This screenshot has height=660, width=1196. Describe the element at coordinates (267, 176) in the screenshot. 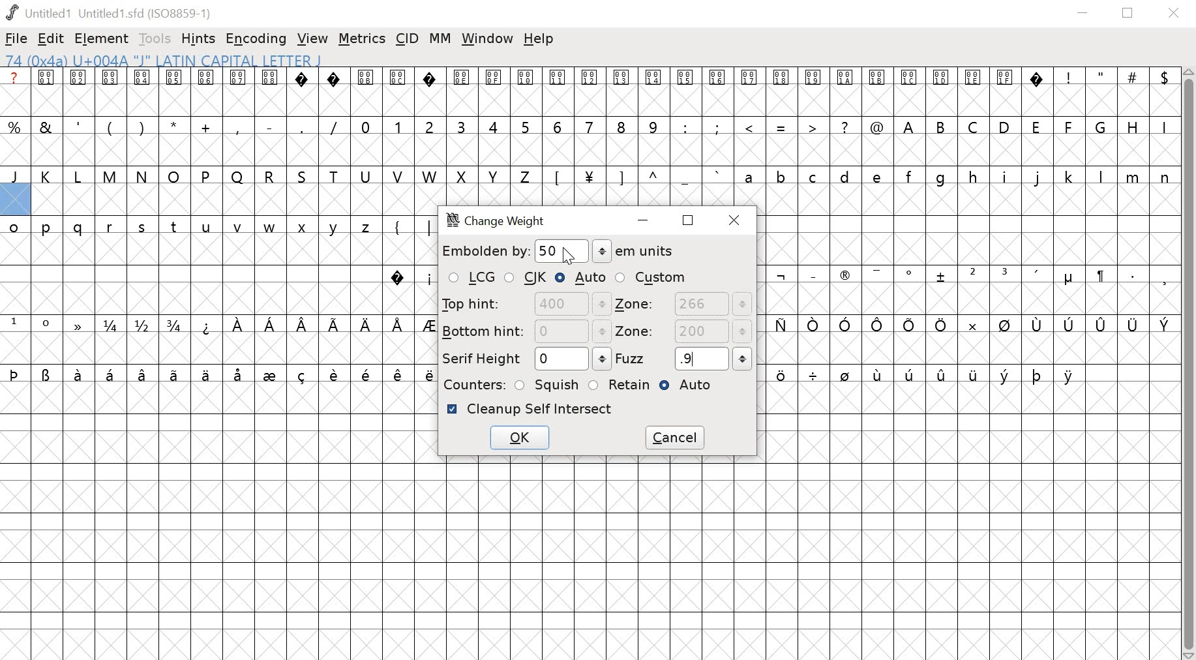

I see `uppercase letters` at that location.